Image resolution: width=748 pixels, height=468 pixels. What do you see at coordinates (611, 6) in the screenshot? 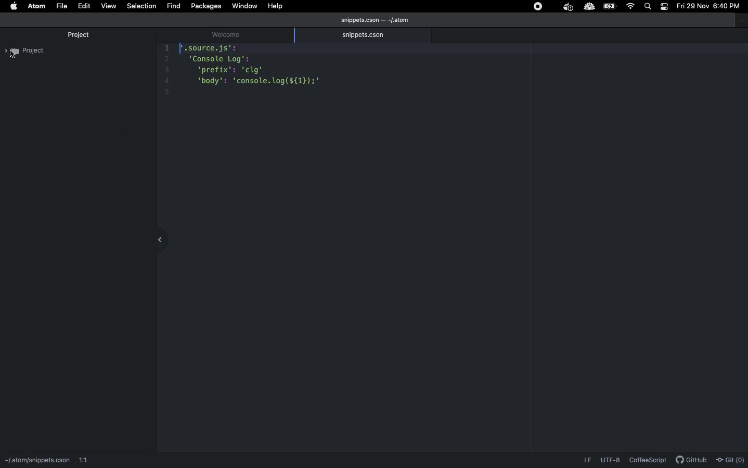
I see `Charge` at bounding box center [611, 6].